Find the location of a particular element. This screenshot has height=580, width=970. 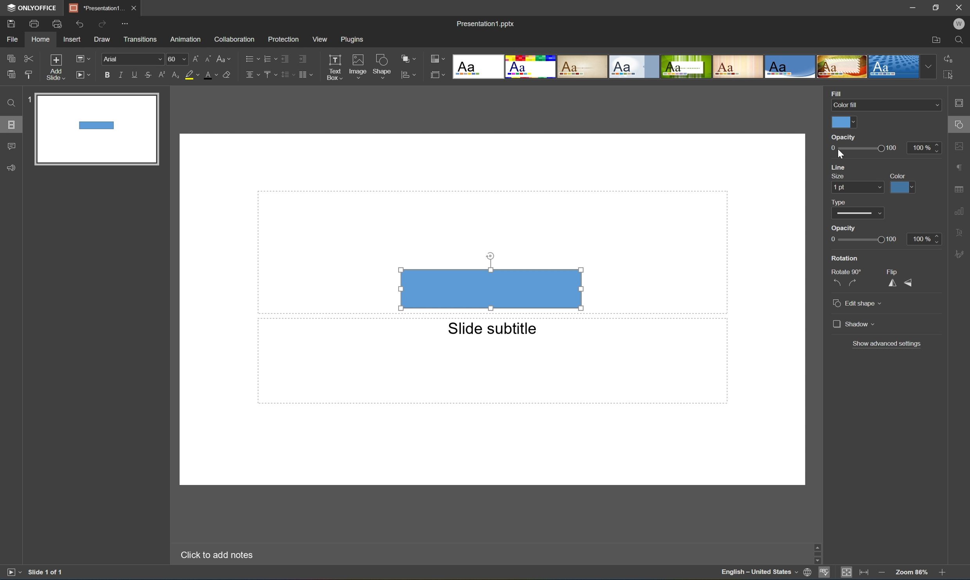

Horizontally align is located at coordinates (251, 74).